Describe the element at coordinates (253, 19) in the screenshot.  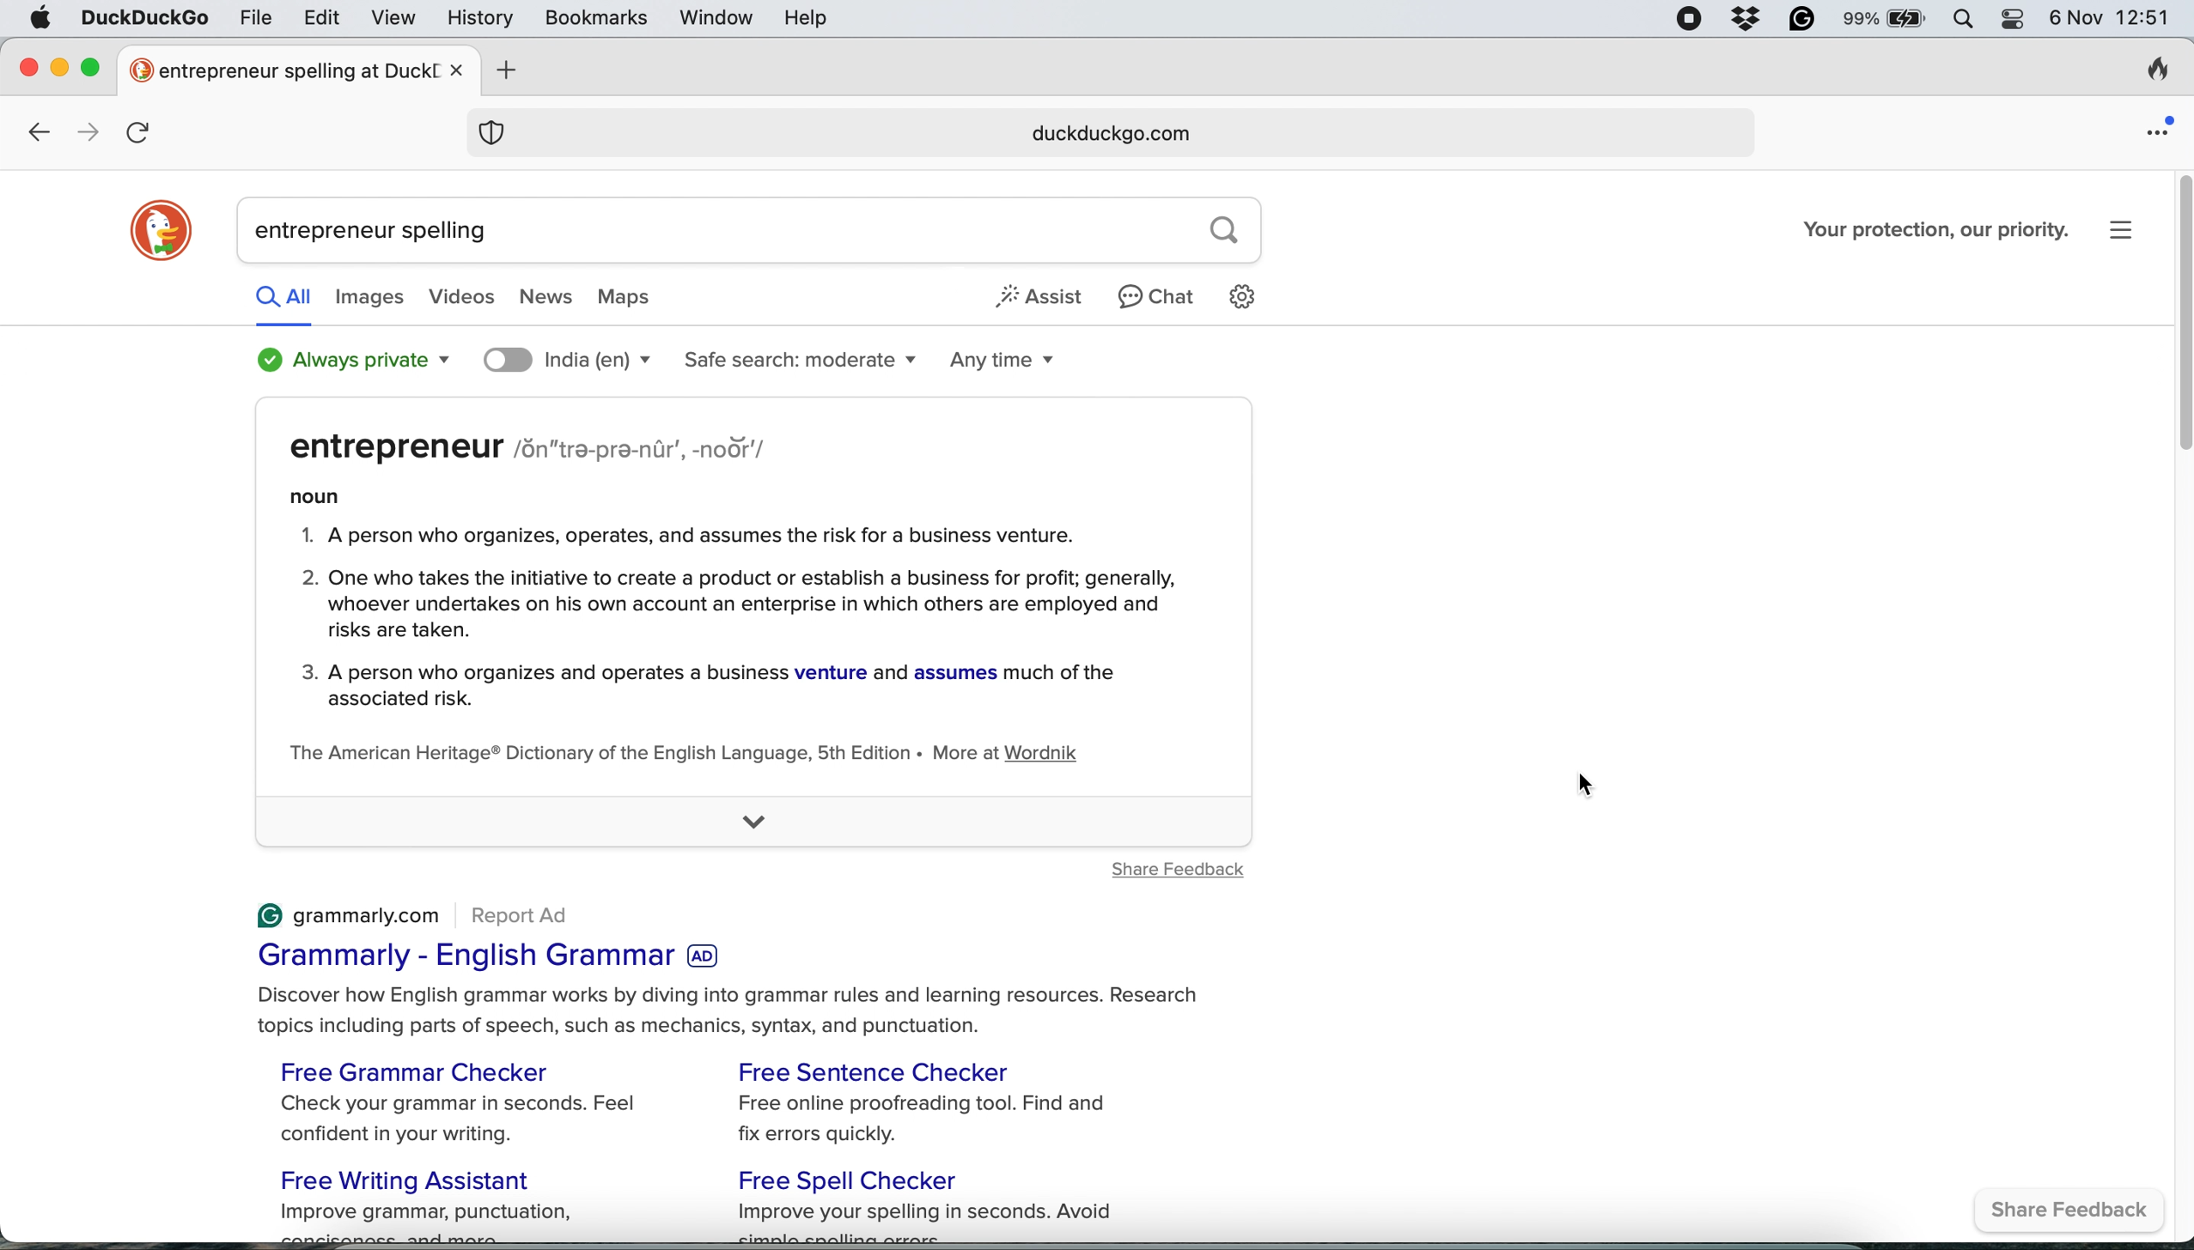
I see `file` at that location.